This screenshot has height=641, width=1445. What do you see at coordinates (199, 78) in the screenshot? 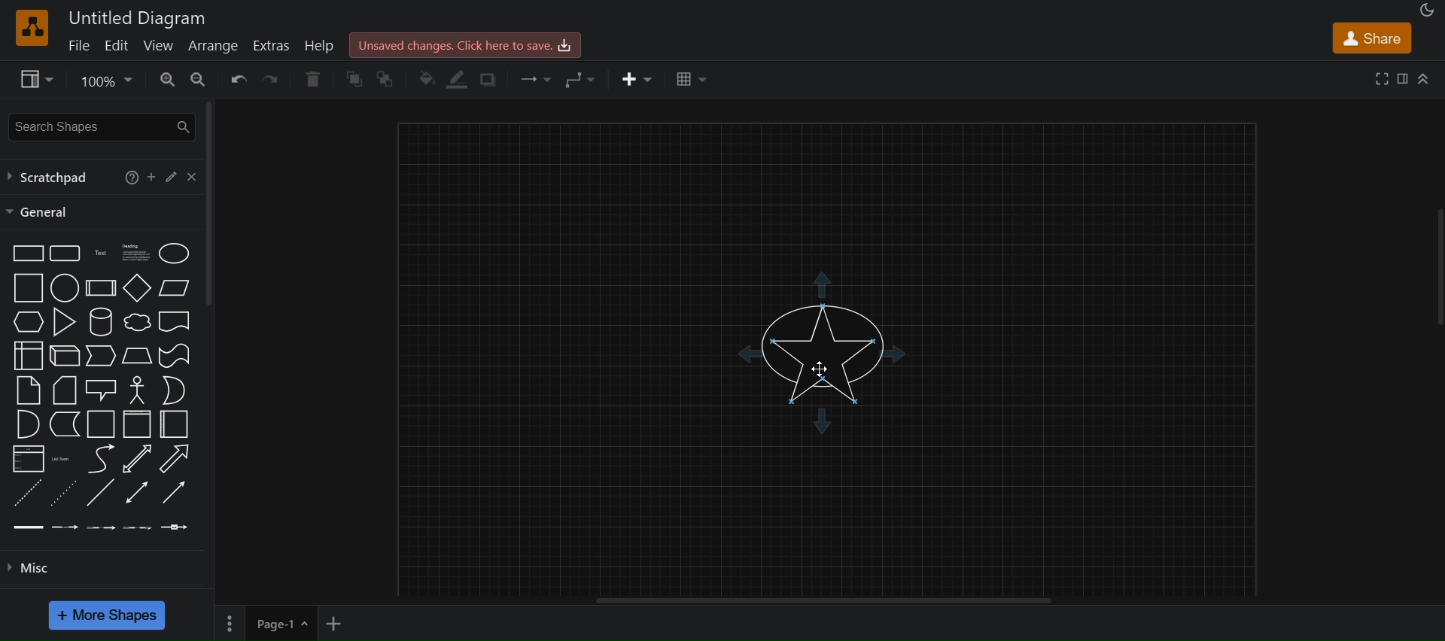
I see `zoom out` at bounding box center [199, 78].